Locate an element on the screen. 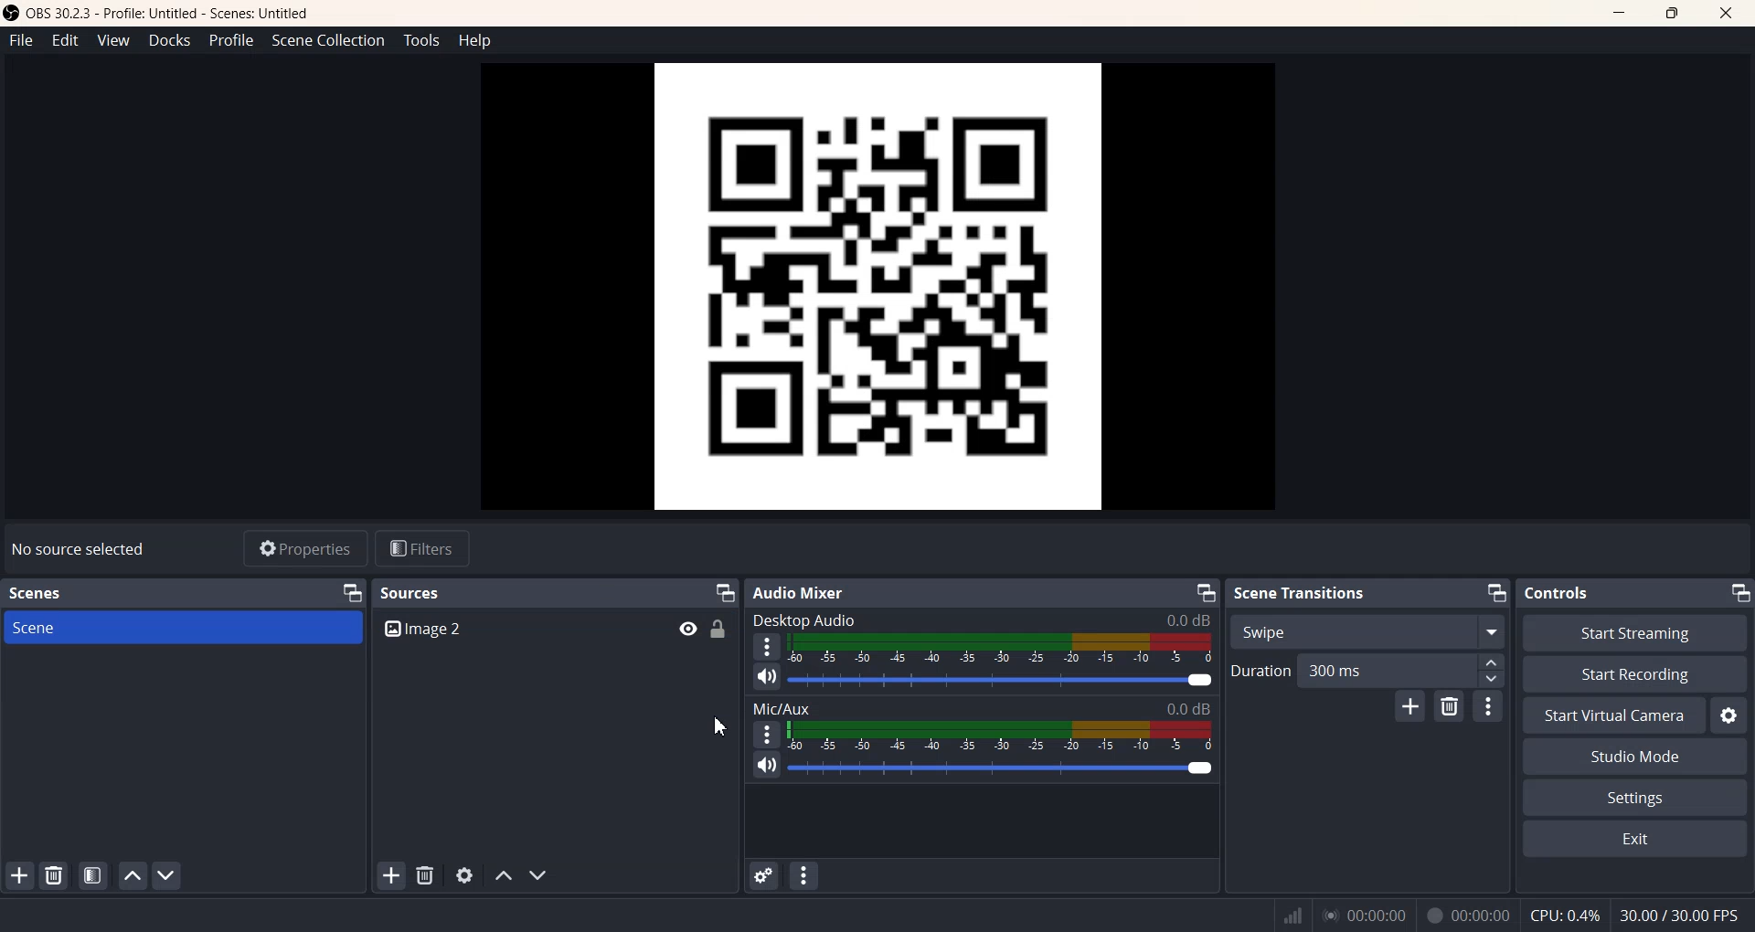 The width and height of the screenshot is (1755, 932). Volume Indicator is located at coordinates (1001, 734).